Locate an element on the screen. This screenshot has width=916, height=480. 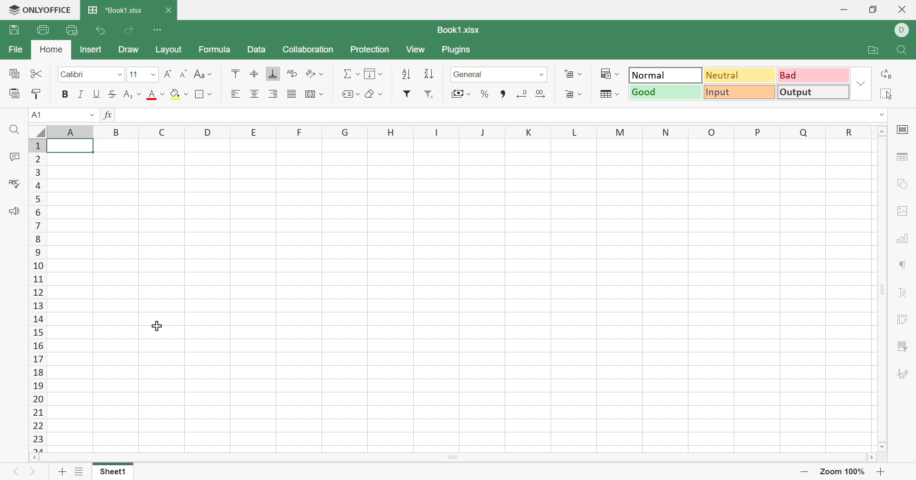
Sheet2 is located at coordinates (154, 471).